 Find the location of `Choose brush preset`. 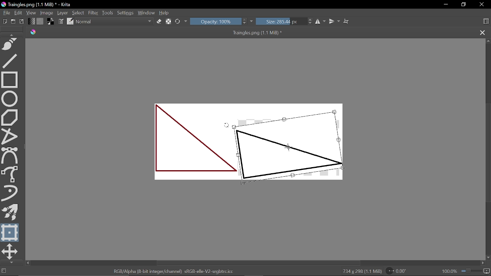

Choose brush preset is located at coordinates (70, 21).